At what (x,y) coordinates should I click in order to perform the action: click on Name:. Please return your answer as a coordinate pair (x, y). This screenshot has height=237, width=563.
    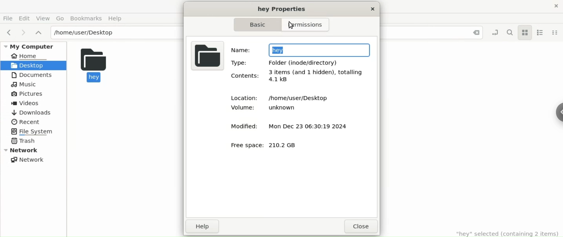
    Looking at the image, I should click on (243, 50).